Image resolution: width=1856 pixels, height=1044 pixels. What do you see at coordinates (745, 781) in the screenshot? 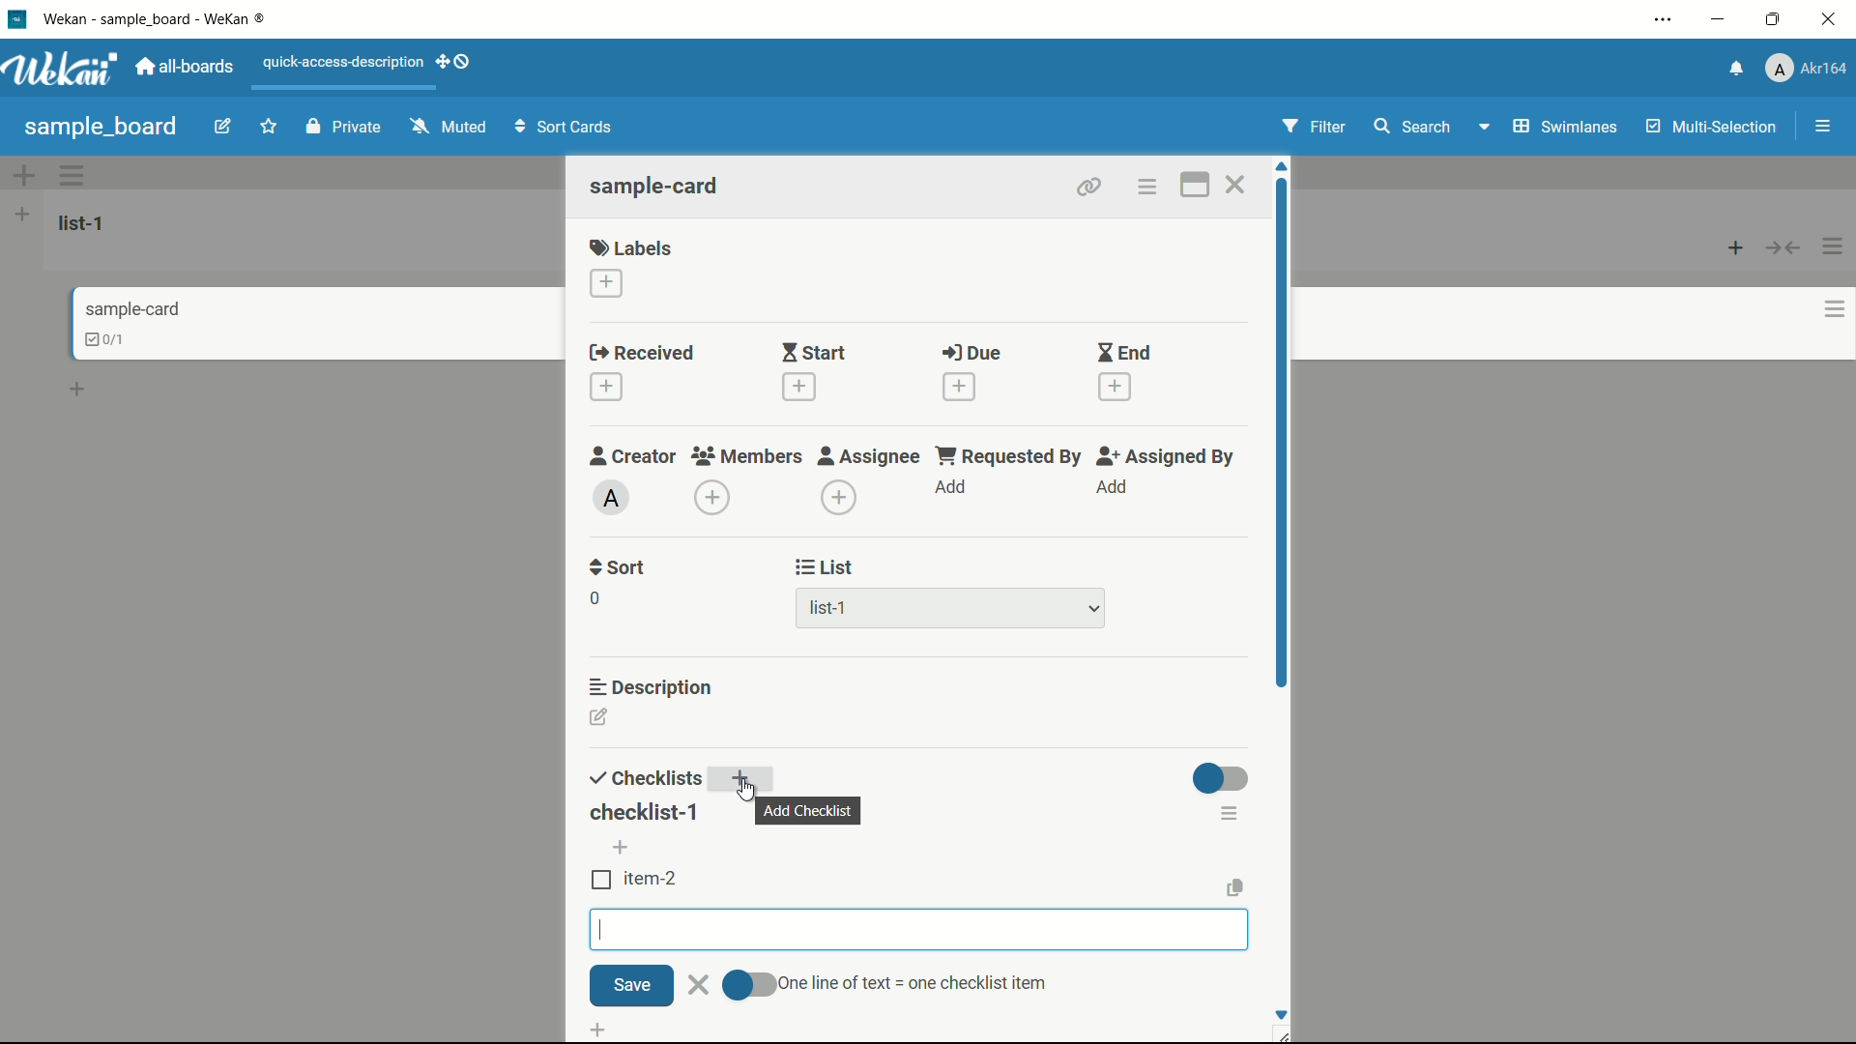
I see `add` at bounding box center [745, 781].